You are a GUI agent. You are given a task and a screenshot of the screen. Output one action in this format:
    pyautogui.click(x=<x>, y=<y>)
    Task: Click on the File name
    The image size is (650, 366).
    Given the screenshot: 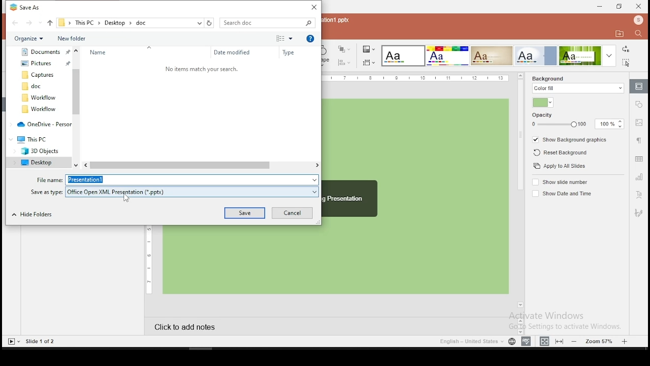 What is the action you would take?
    pyautogui.click(x=48, y=179)
    